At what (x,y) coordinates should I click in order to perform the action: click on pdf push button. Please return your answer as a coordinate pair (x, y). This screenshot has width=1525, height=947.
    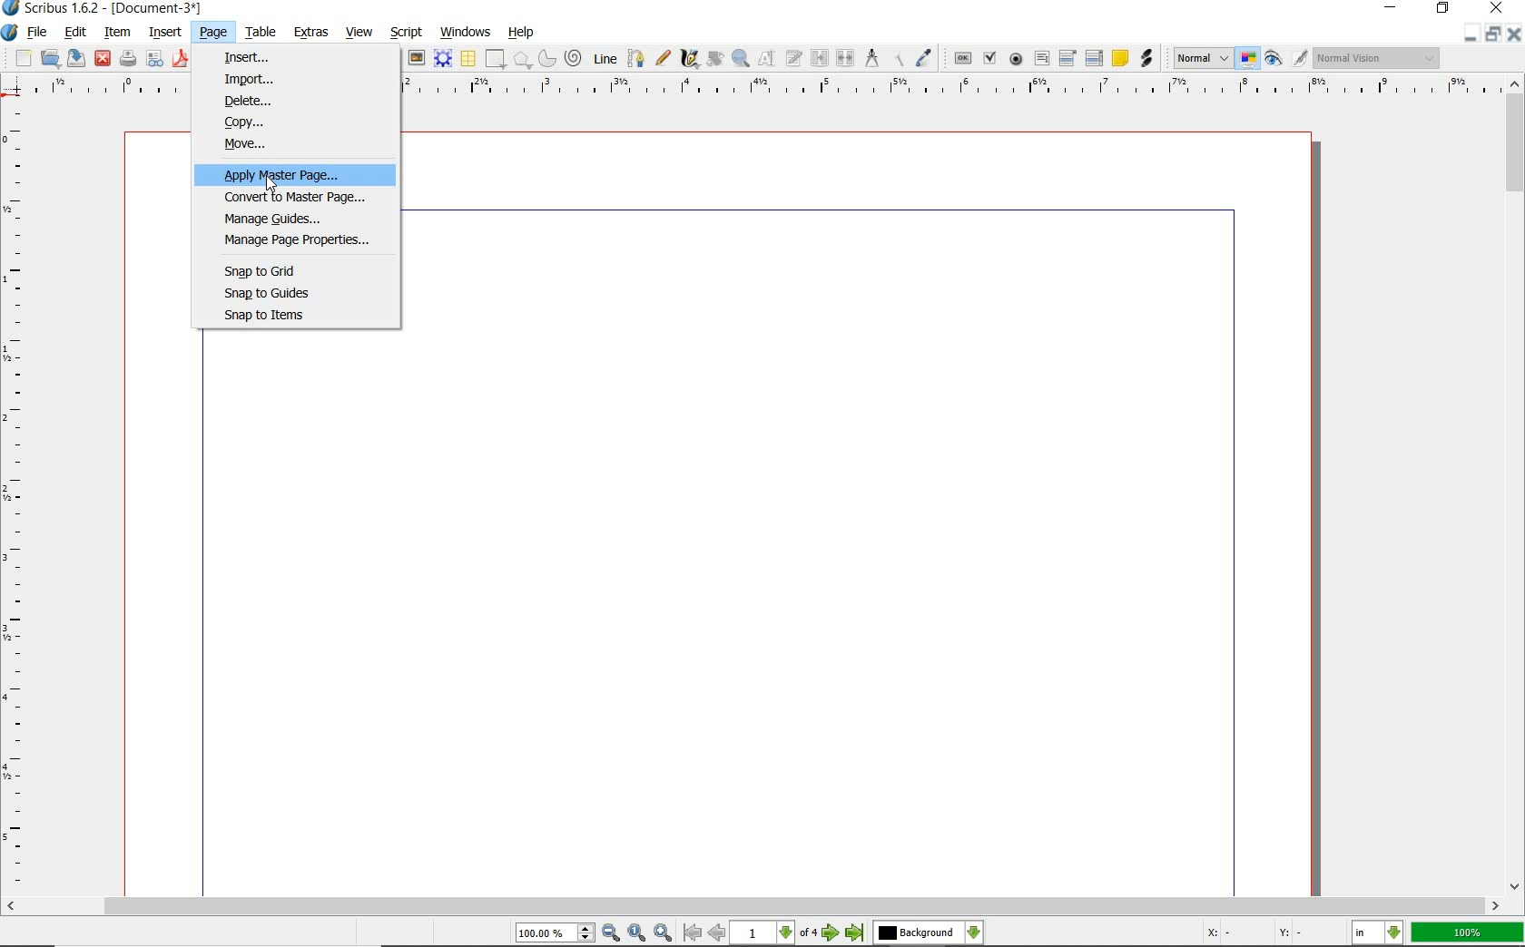
    Looking at the image, I should click on (961, 58).